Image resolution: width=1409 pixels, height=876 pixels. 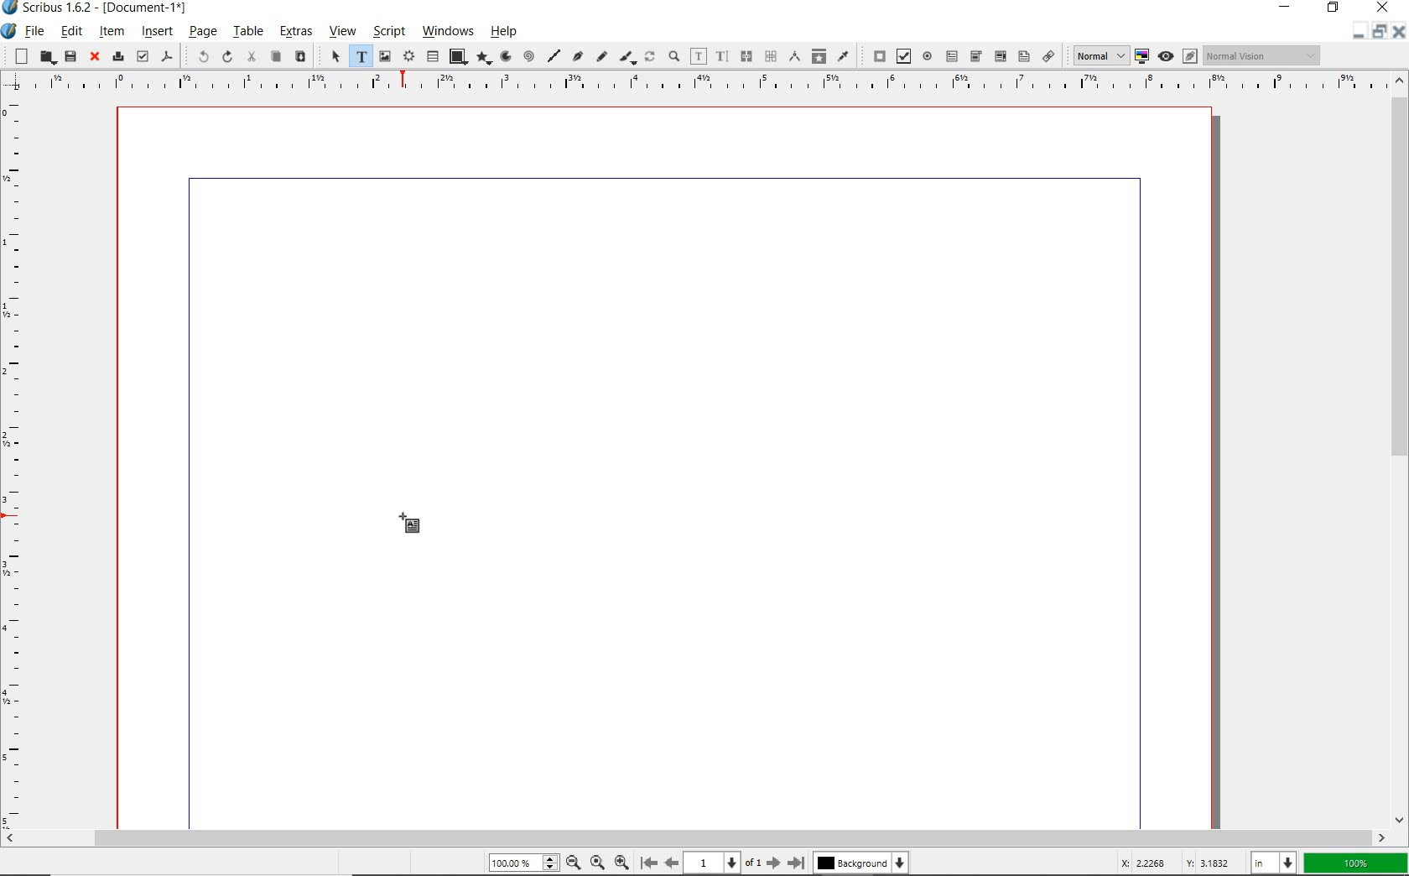 I want to click on new, so click(x=18, y=55).